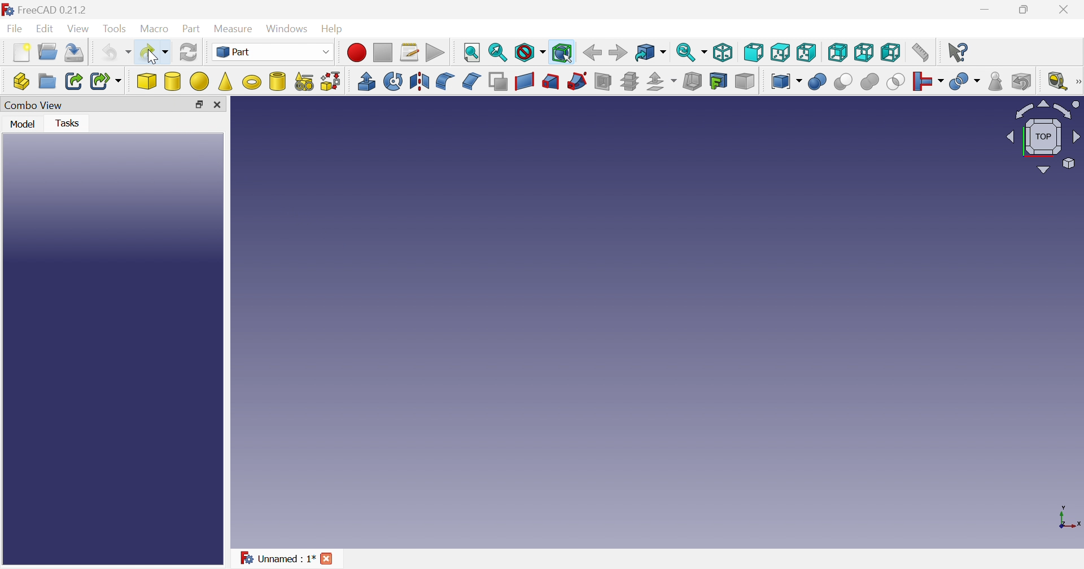 Image resolution: width=1084 pixels, height=569 pixels. Describe the element at coordinates (418, 81) in the screenshot. I see `Mirroring...` at that location.